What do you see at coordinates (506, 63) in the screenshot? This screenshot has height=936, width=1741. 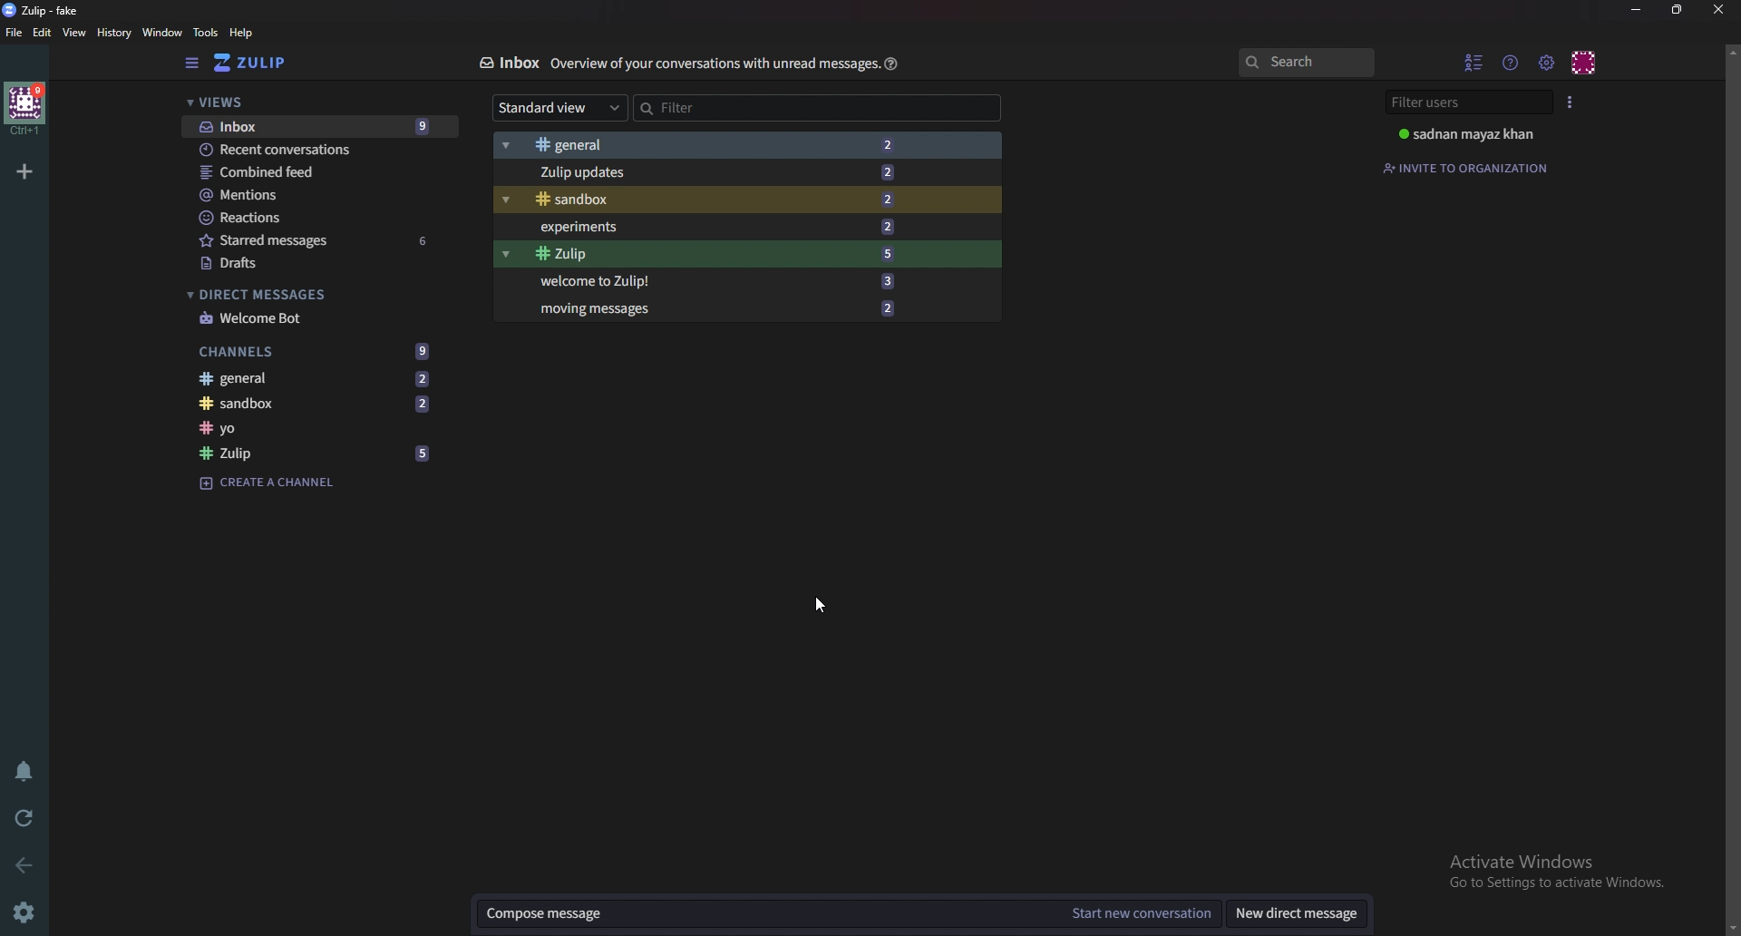 I see `Inbox` at bounding box center [506, 63].